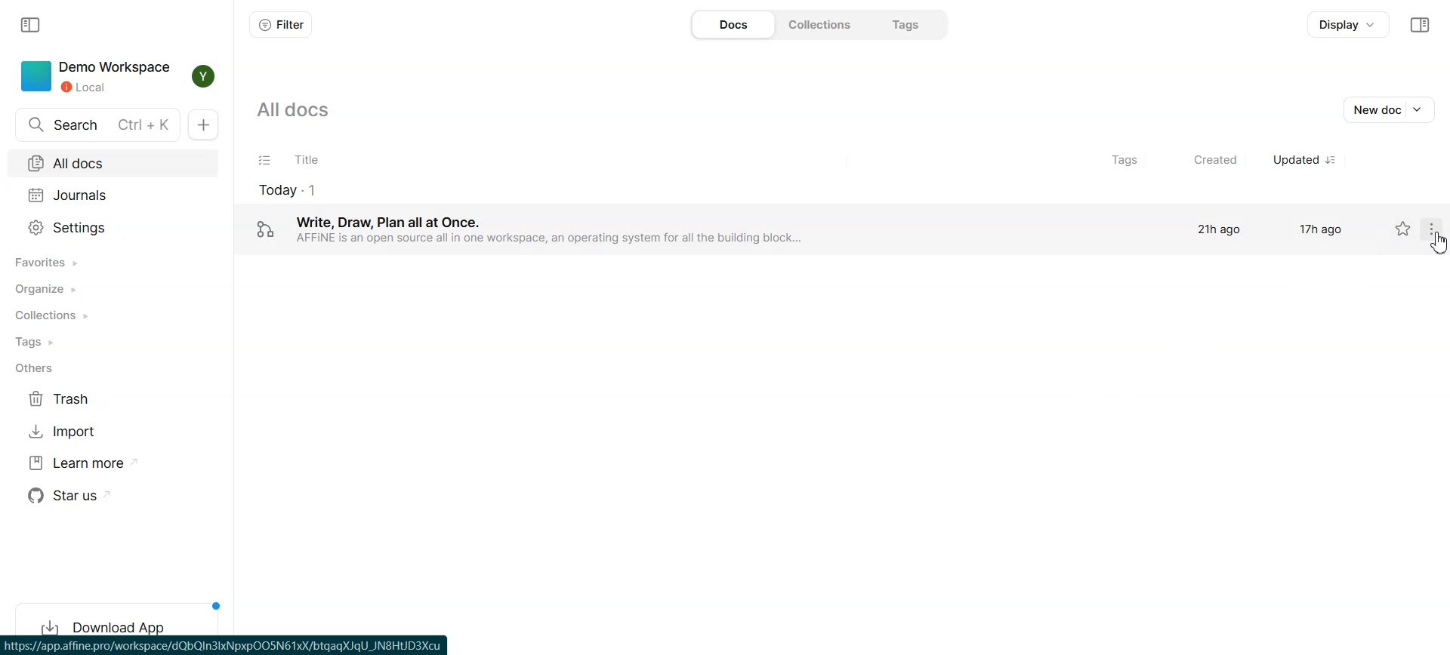 The height and width of the screenshot is (655, 1450). Describe the element at coordinates (1307, 159) in the screenshot. I see `Updated sorted` at that location.